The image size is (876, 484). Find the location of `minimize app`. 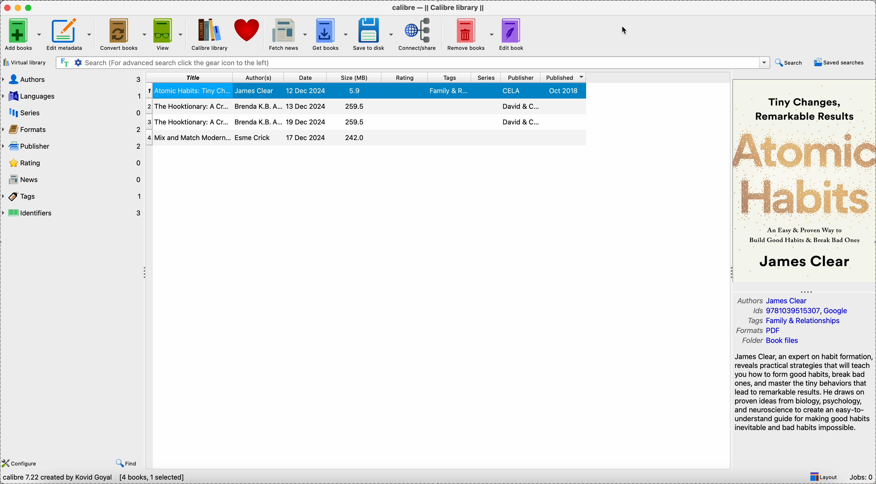

minimize app is located at coordinates (18, 6).